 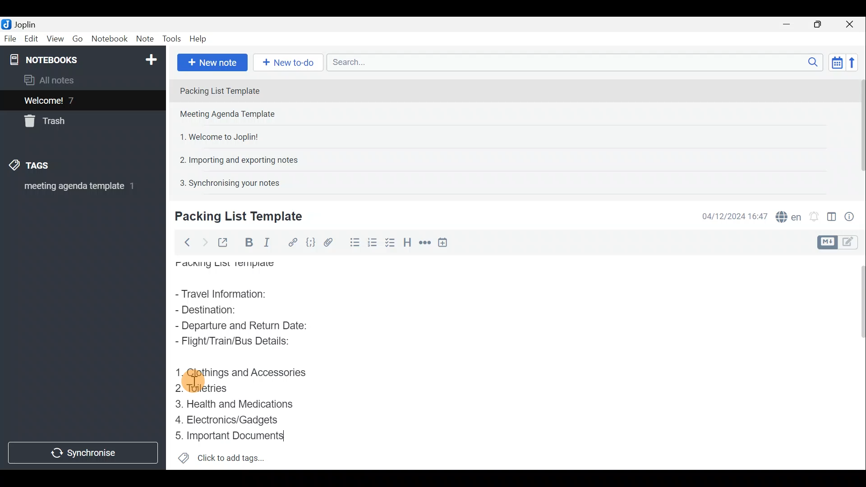 What do you see at coordinates (834, 62) in the screenshot?
I see `Toggle sort order field` at bounding box center [834, 62].